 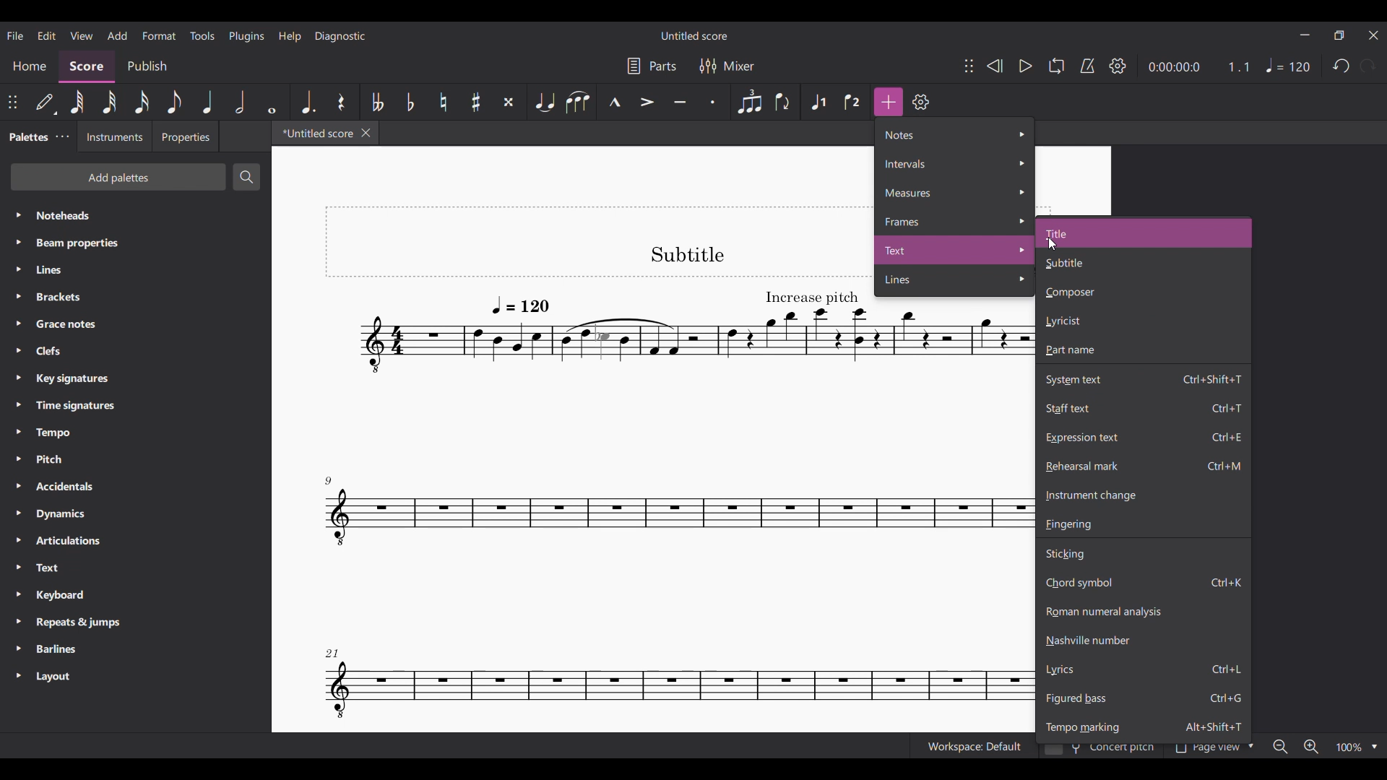 I want to click on Close tab, so click(x=366, y=132).